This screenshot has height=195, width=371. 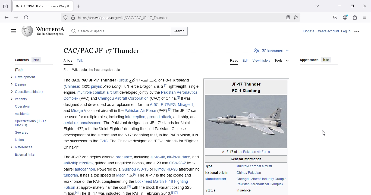 What do you see at coordinates (83, 60) in the screenshot?
I see `talk` at bounding box center [83, 60].